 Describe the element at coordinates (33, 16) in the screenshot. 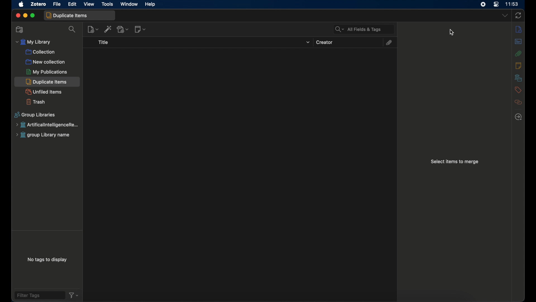

I see `maximize` at that location.